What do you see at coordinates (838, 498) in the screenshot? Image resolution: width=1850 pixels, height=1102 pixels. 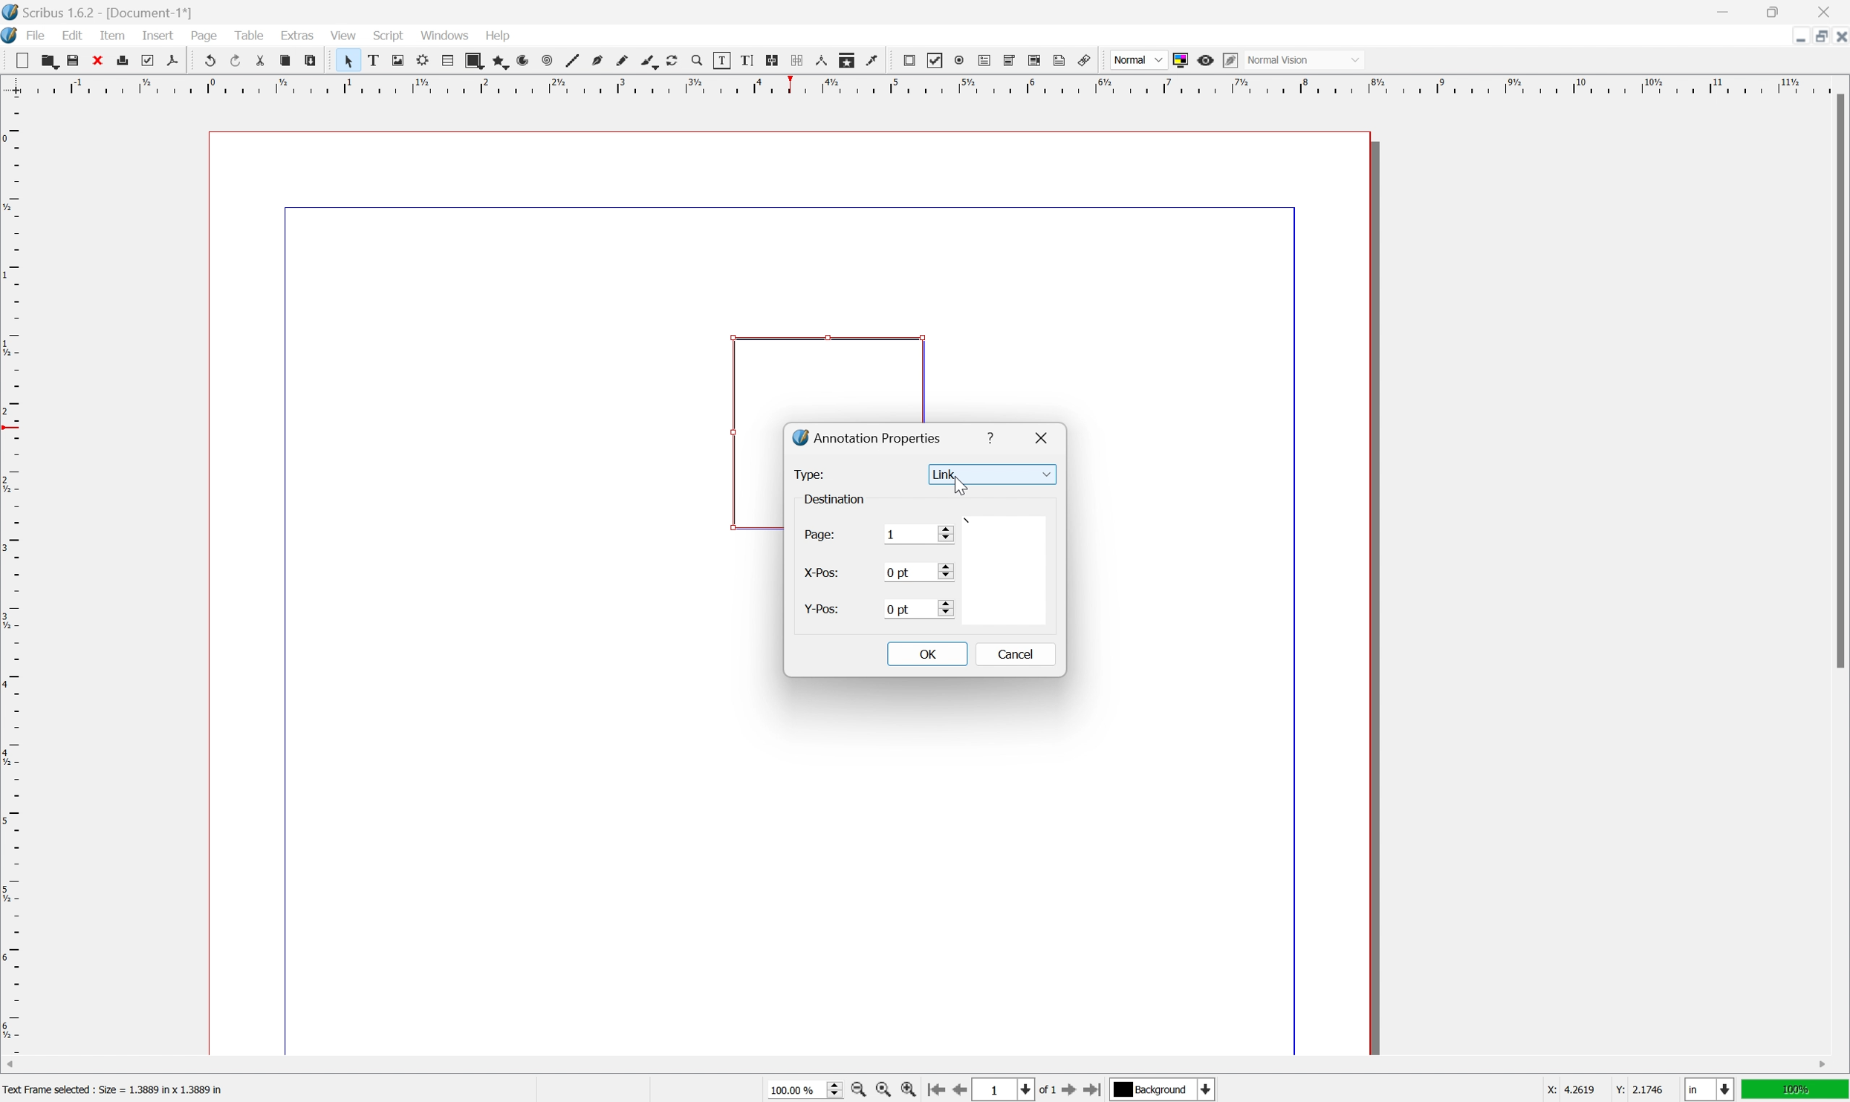 I see `destination` at bounding box center [838, 498].